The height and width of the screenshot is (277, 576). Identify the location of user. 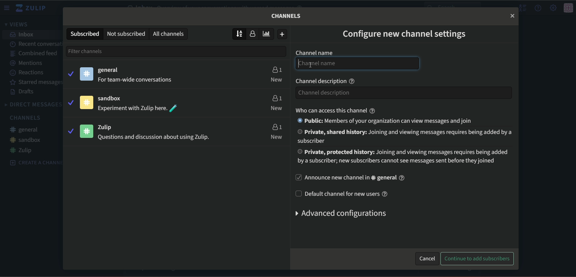
(254, 34).